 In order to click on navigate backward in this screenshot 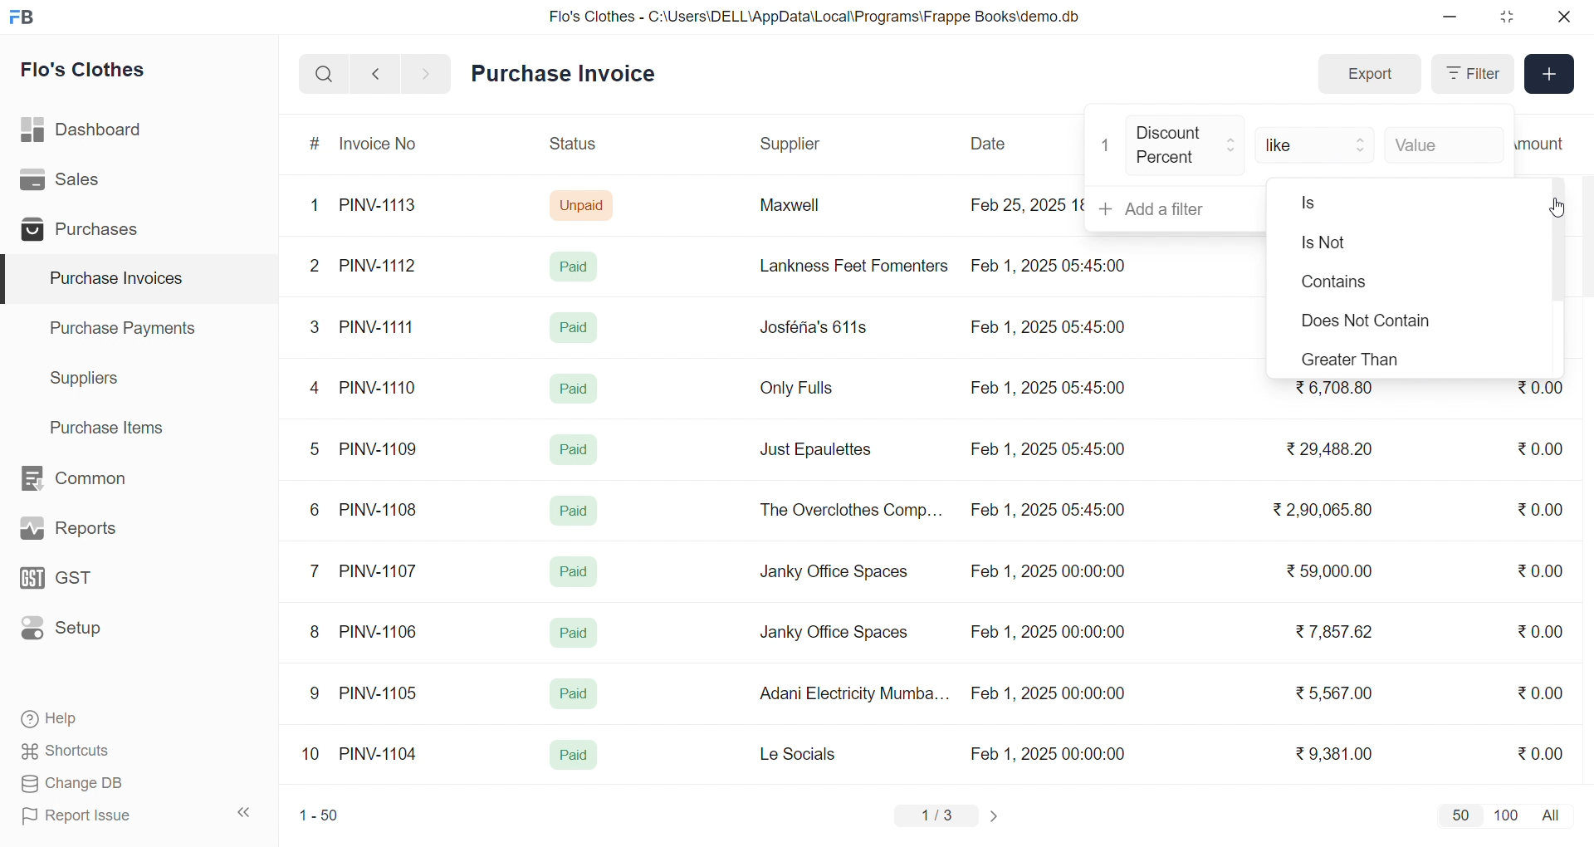, I will do `click(375, 73)`.